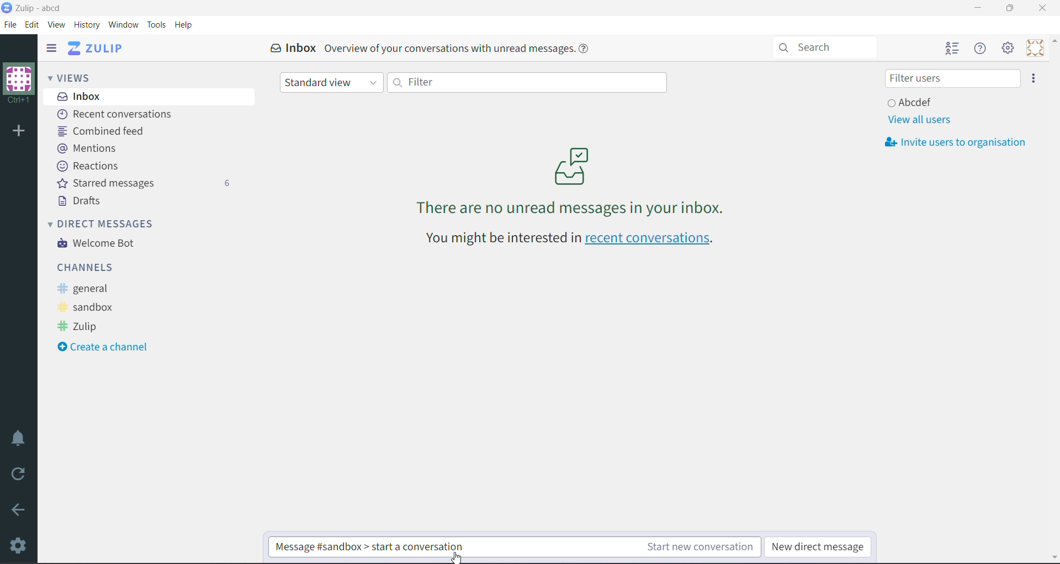  What do you see at coordinates (1044, 8) in the screenshot?
I see `Close` at bounding box center [1044, 8].